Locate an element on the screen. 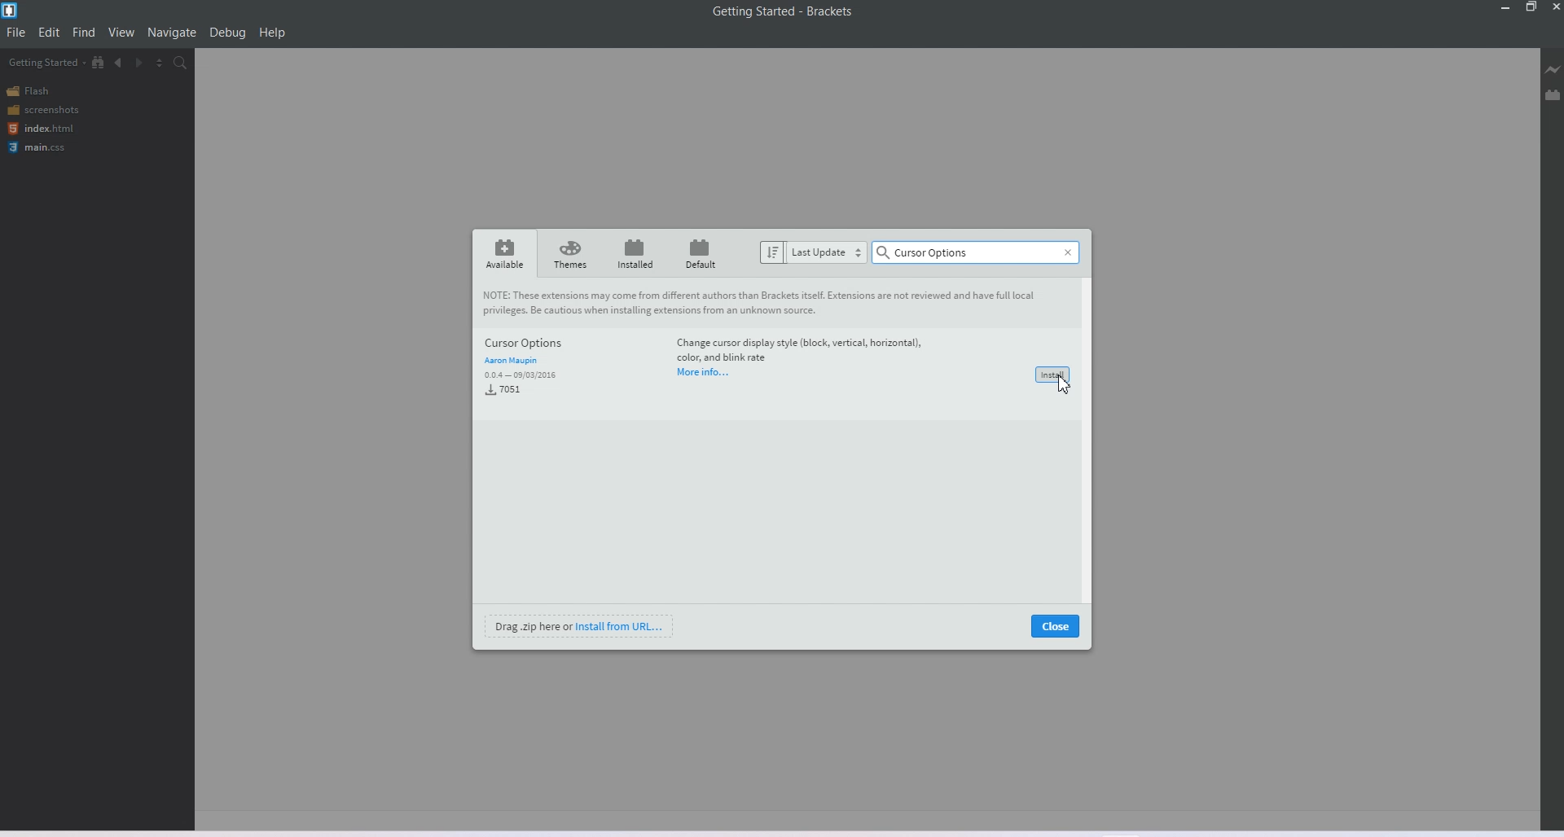  Maximize is located at coordinates (1531, 7).